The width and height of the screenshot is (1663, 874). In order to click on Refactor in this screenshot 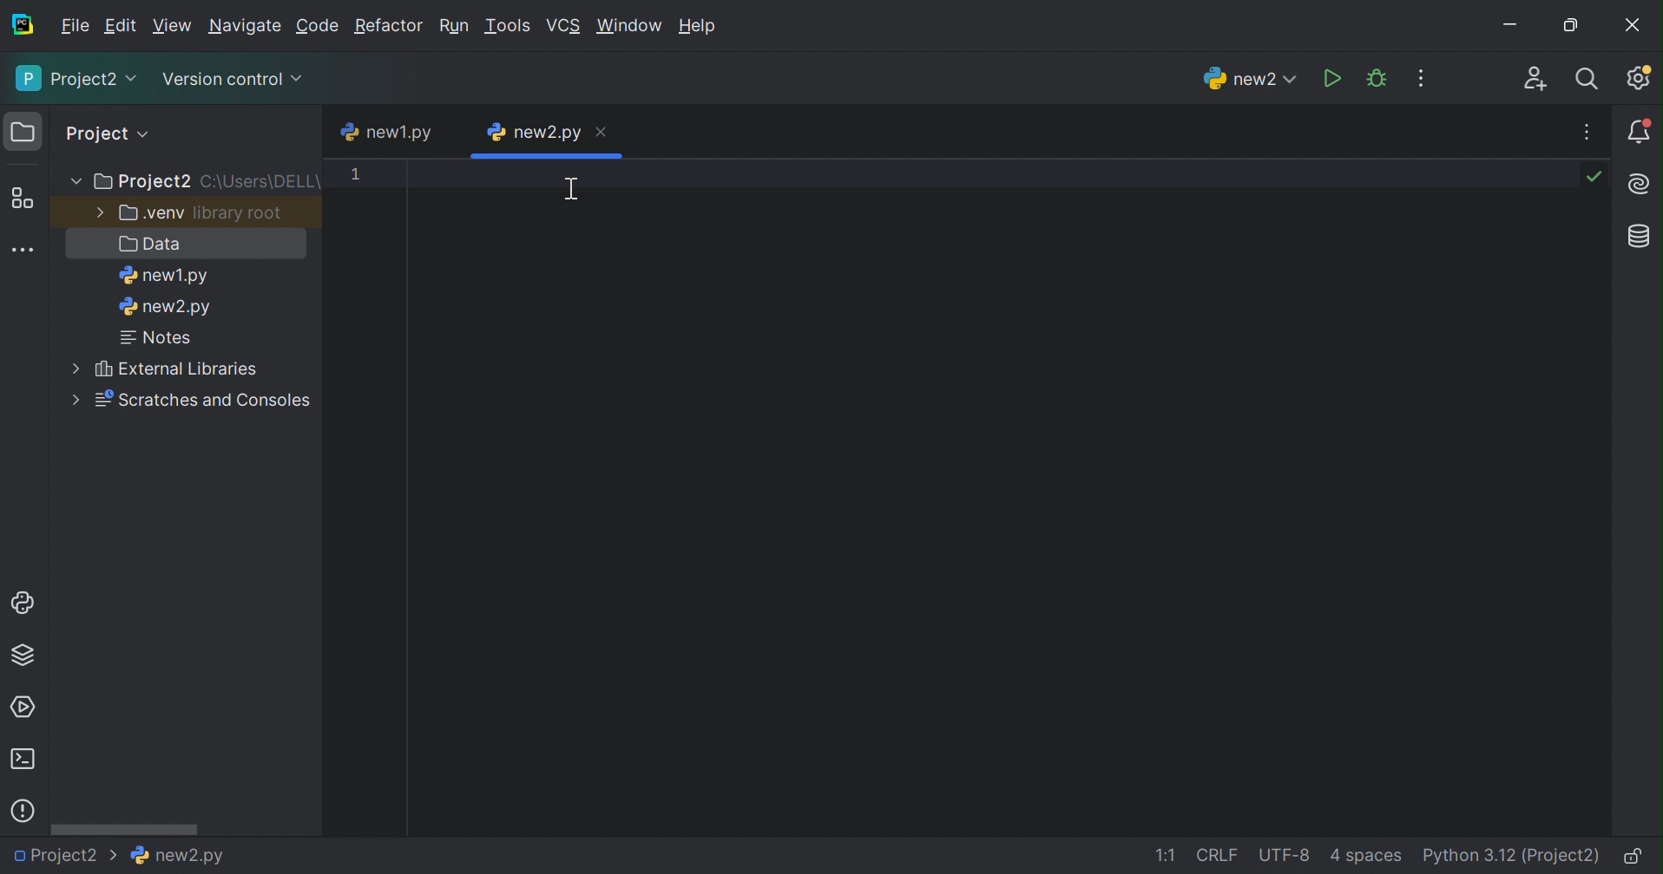, I will do `click(388, 27)`.